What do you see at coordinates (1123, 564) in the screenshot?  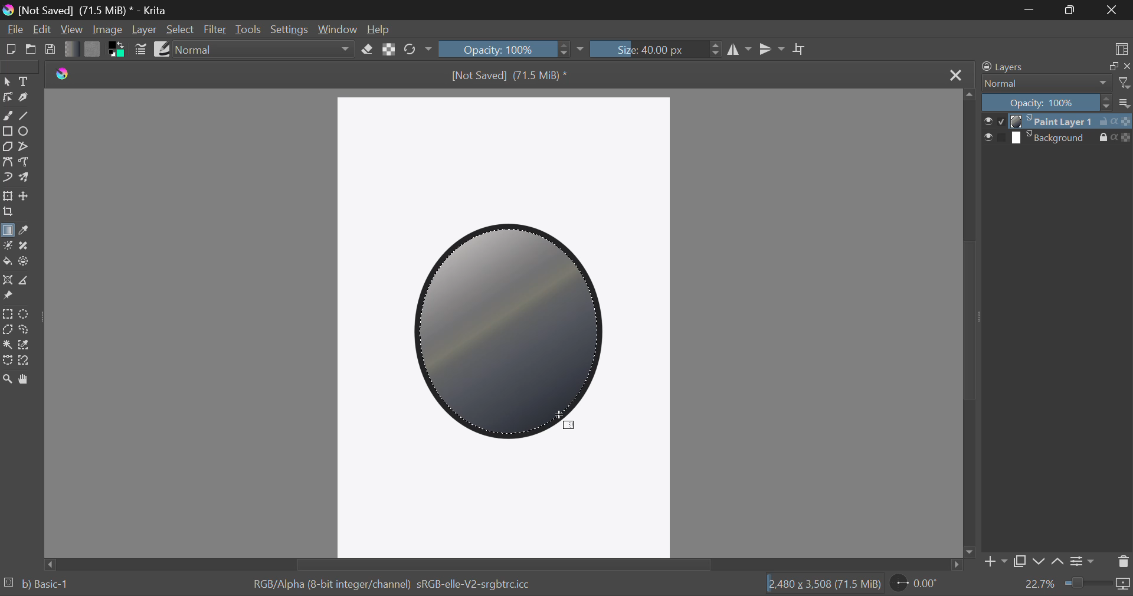 I see `Delete Layer` at bounding box center [1123, 564].